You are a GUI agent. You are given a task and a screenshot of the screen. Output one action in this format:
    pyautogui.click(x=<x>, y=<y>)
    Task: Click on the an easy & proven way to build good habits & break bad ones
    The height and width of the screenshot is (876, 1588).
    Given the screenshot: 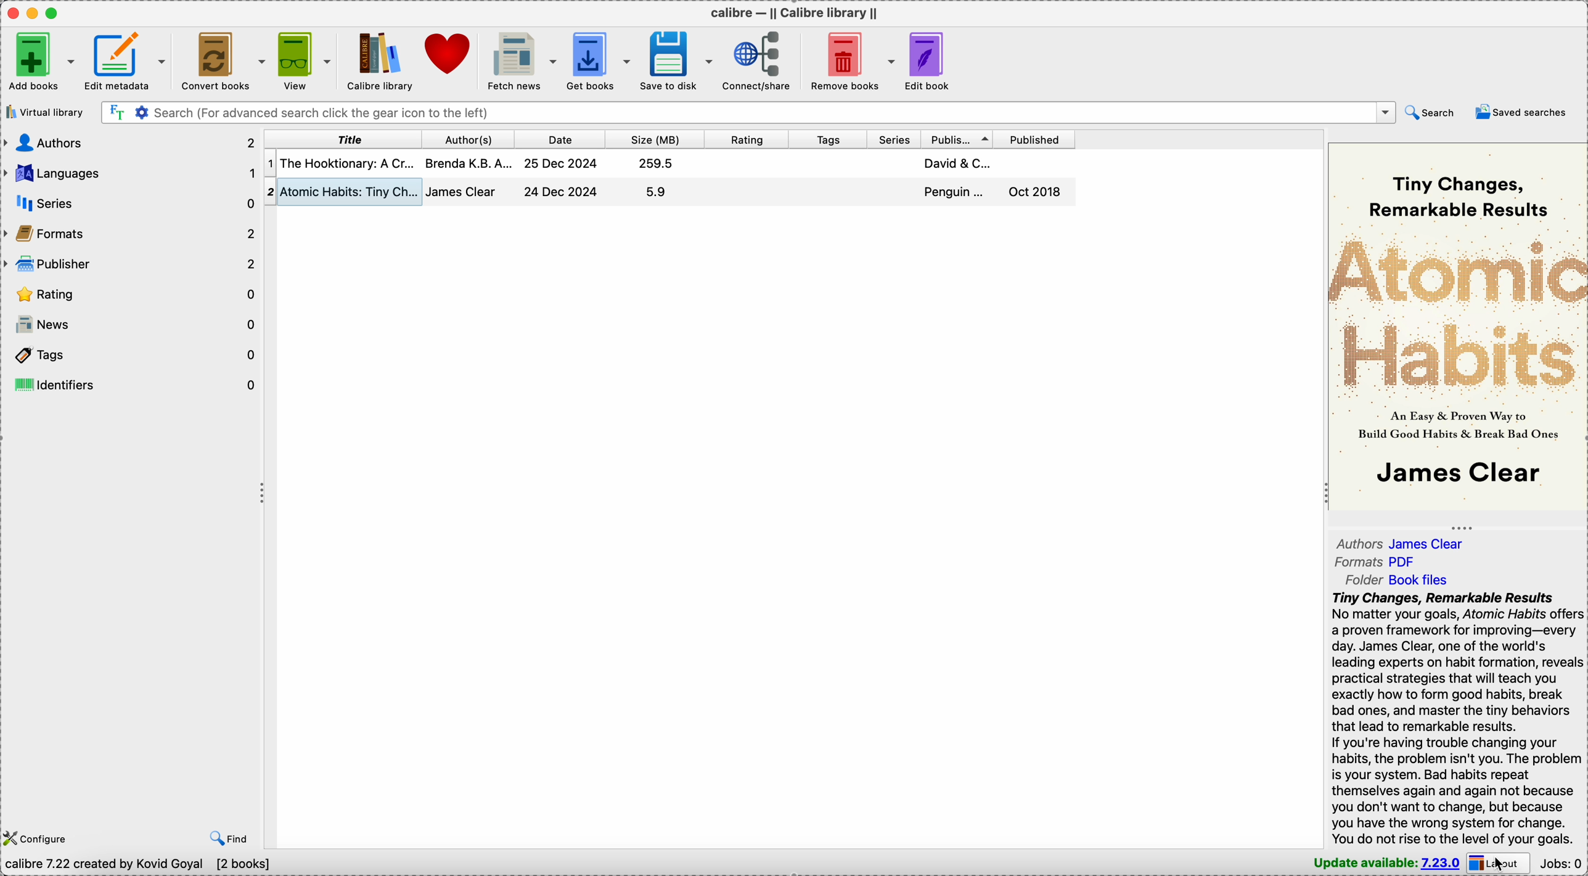 What is the action you would take?
    pyautogui.click(x=1459, y=424)
    